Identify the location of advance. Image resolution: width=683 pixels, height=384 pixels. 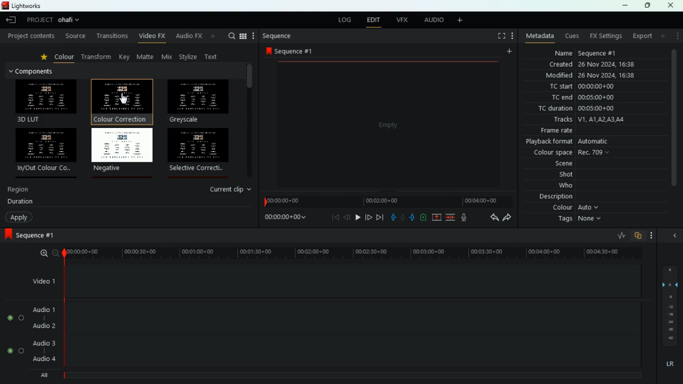
(369, 217).